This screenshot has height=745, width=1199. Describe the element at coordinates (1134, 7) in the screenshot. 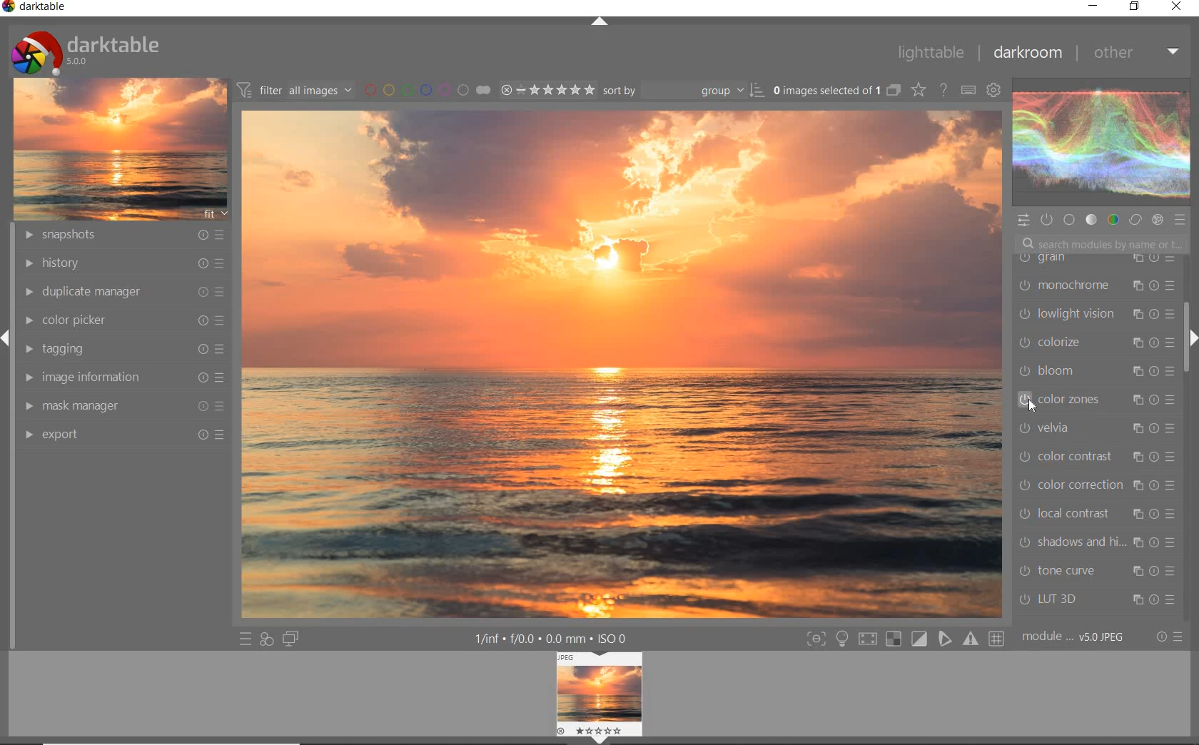

I see `restore` at that location.